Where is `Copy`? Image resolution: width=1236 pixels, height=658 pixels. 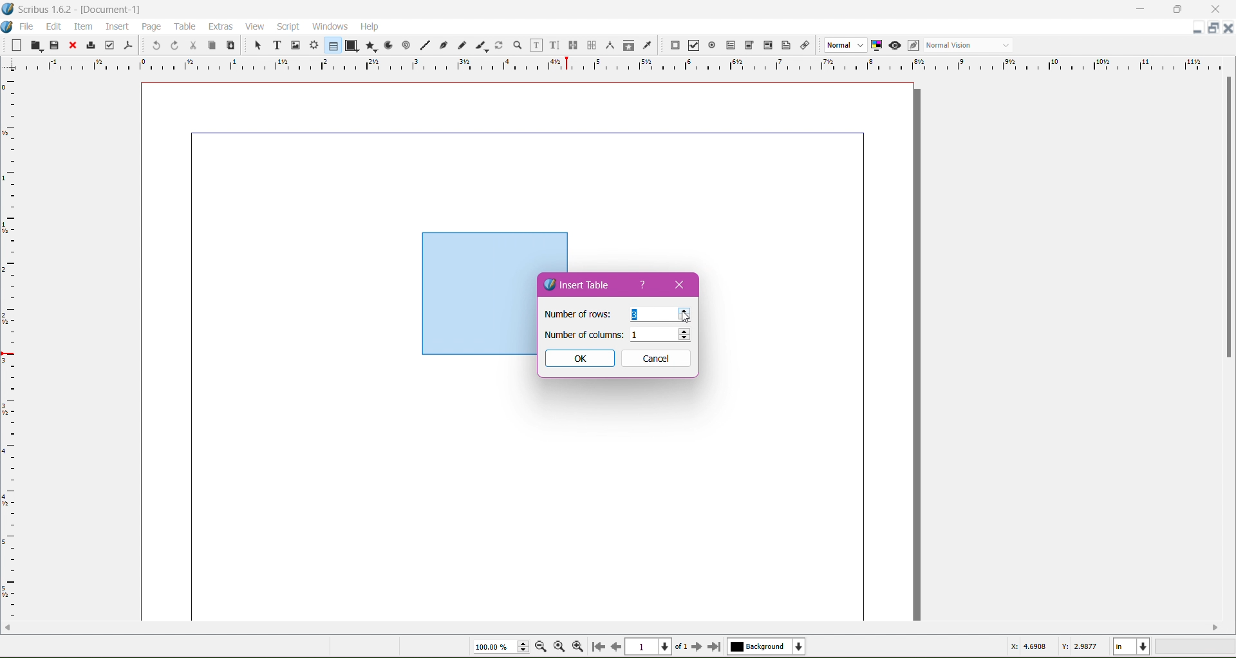 Copy is located at coordinates (210, 44).